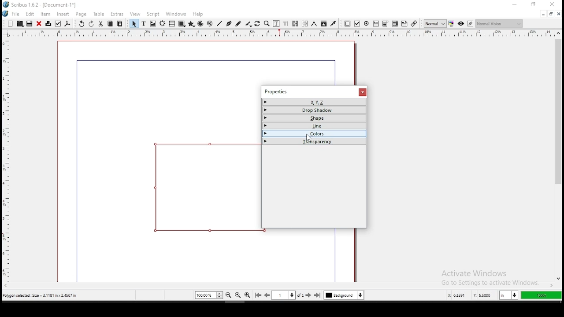 This screenshot has height=317, width=564. I want to click on calligraphy line, so click(249, 24).